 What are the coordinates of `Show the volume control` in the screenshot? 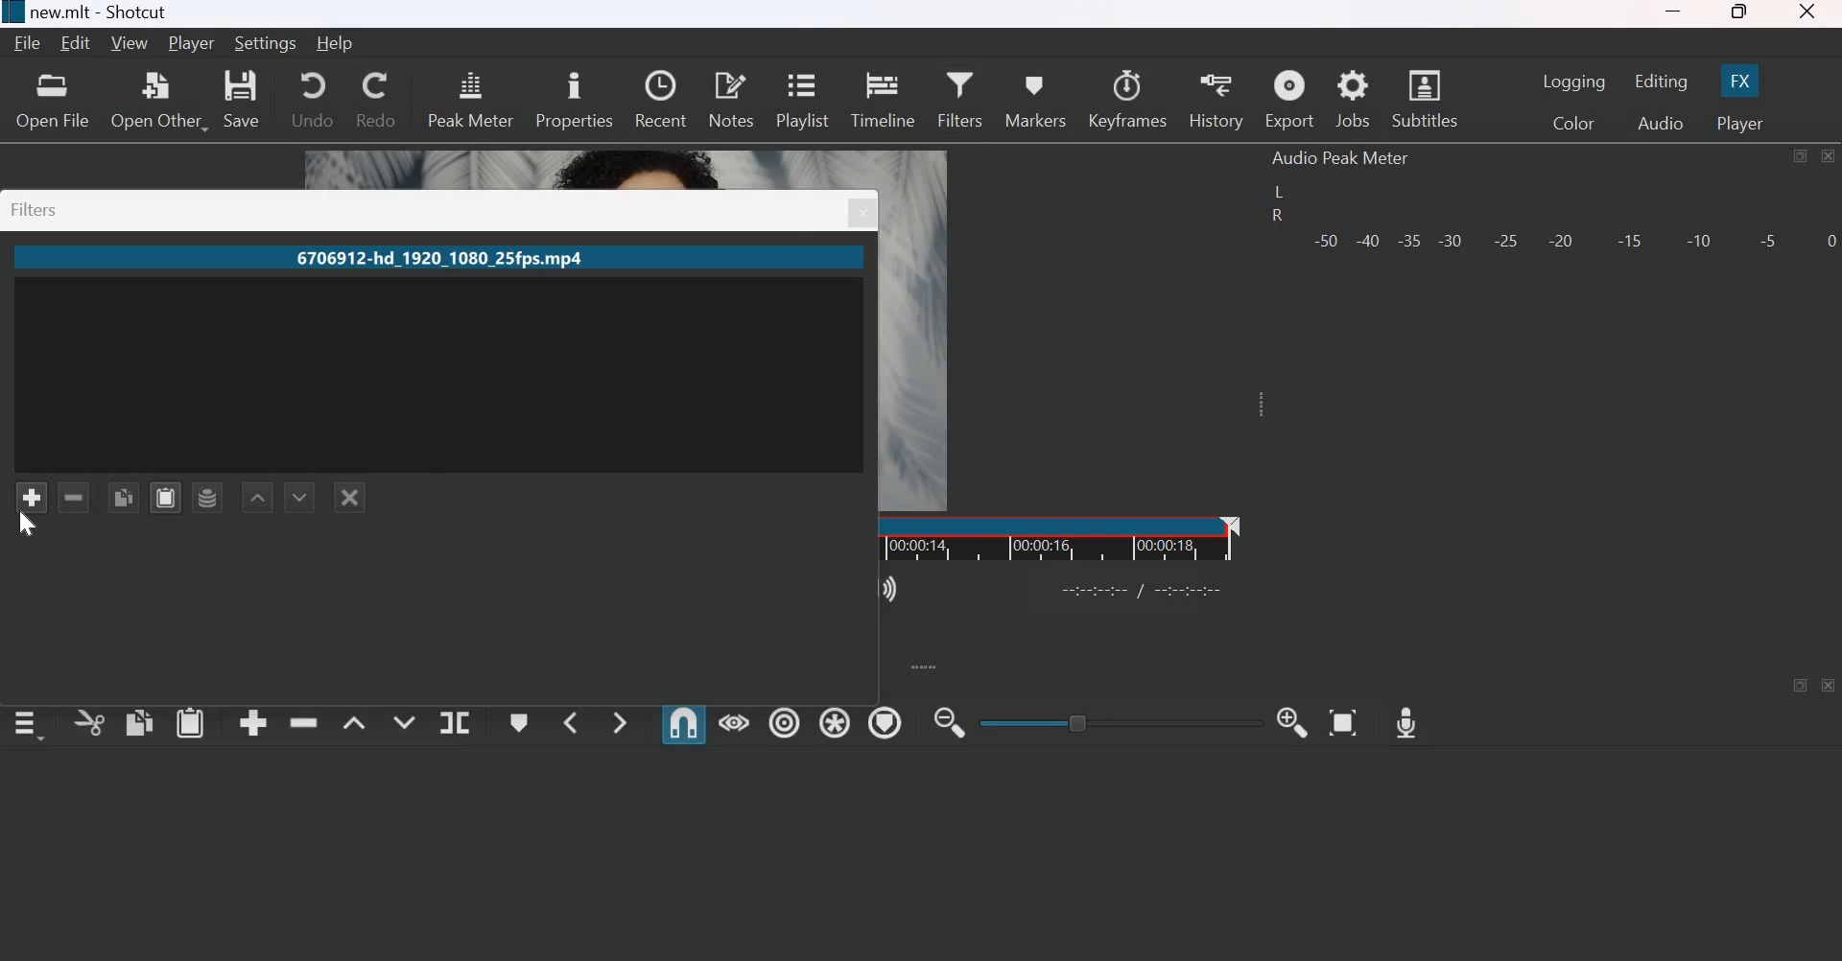 It's located at (892, 586).